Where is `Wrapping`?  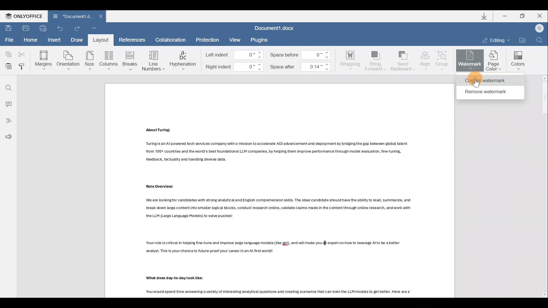 Wrapping is located at coordinates (349, 60).